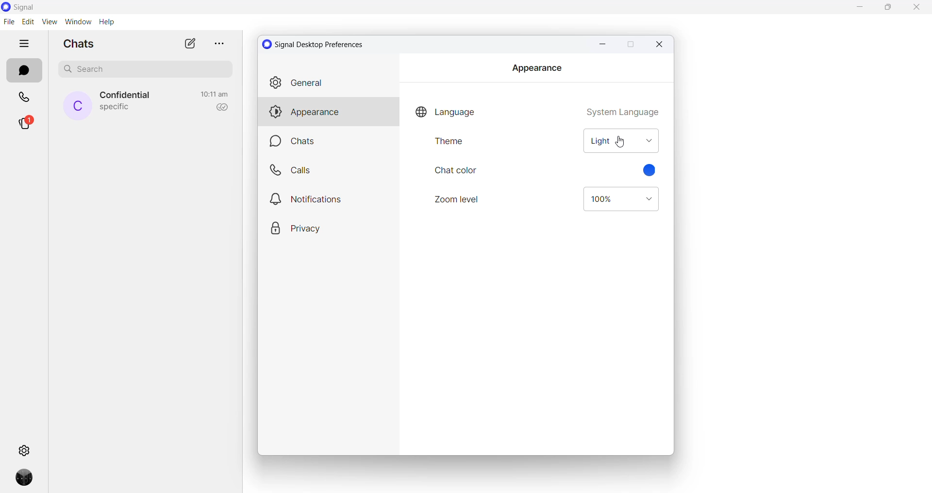 This screenshot has width=932, height=493. I want to click on contact name, so click(127, 96).